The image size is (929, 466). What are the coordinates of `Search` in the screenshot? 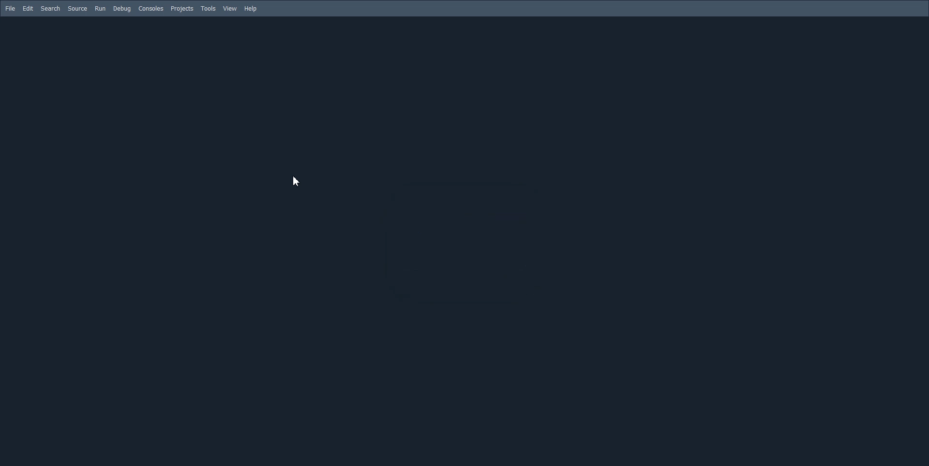 It's located at (51, 8).